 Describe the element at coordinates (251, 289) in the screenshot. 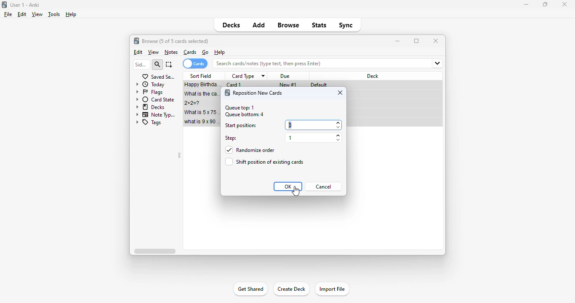

I see `get shared` at that location.